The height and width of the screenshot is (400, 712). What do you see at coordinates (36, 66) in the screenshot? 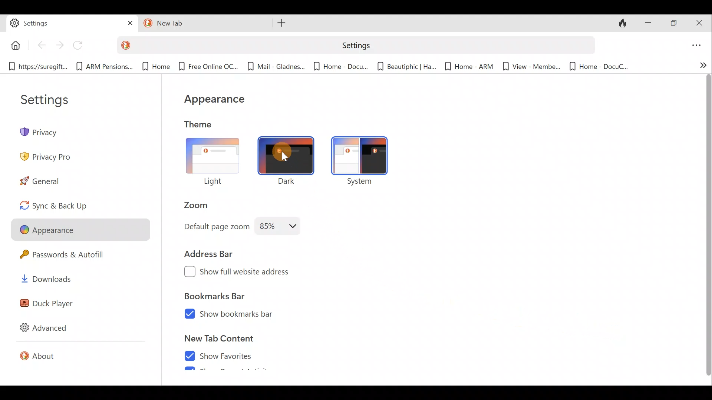
I see `Bookmark 1` at bounding box center [36, 66].